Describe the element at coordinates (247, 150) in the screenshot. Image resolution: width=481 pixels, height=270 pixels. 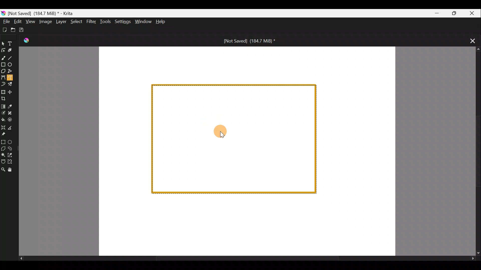
I see `Canvas` at that location.